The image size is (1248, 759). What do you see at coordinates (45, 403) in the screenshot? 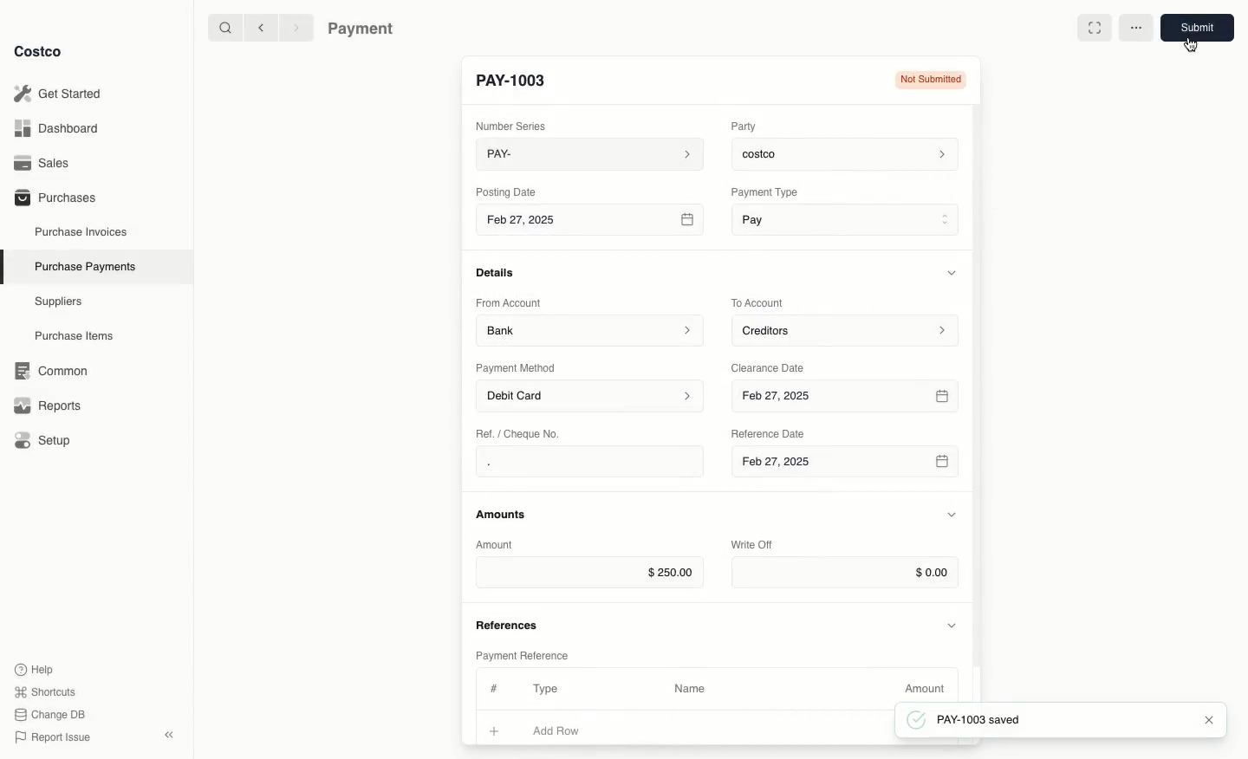
I see `Reports` at bounding box center [45, 403].